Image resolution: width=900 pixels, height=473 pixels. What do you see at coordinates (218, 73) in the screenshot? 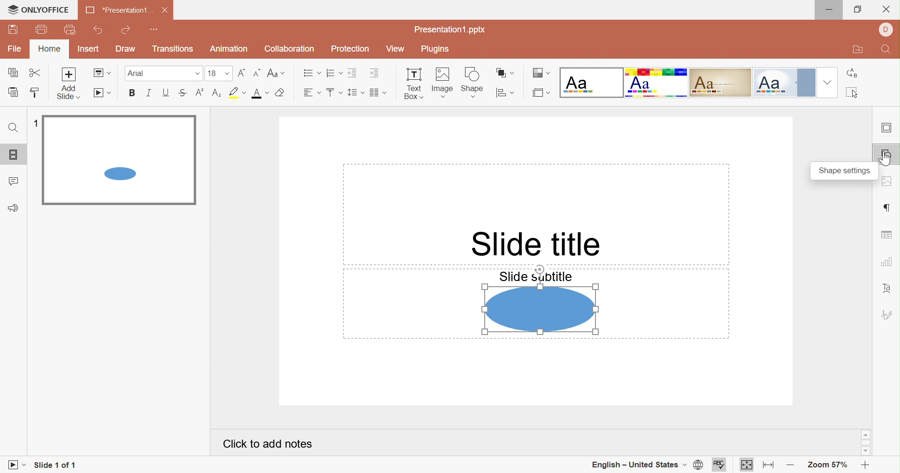
I see `Font size 18` at bounding box center [218, 73].